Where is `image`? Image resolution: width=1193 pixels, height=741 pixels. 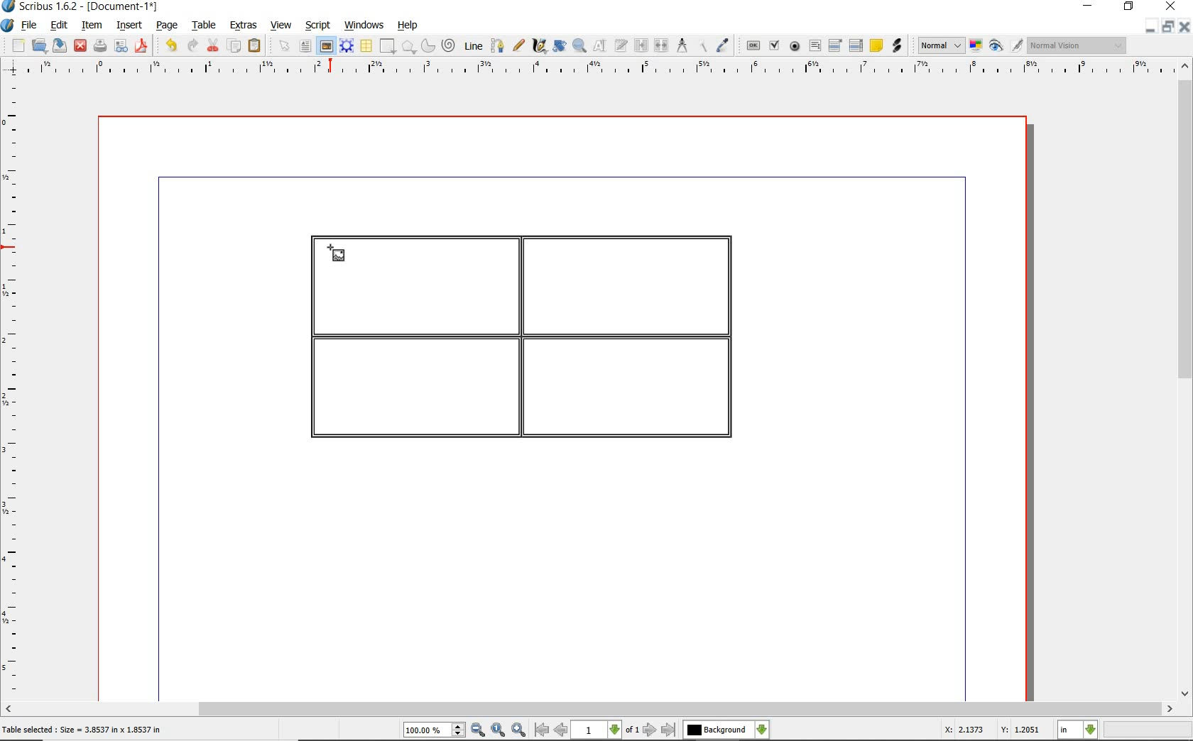
image is located at coordinates (337, 255).